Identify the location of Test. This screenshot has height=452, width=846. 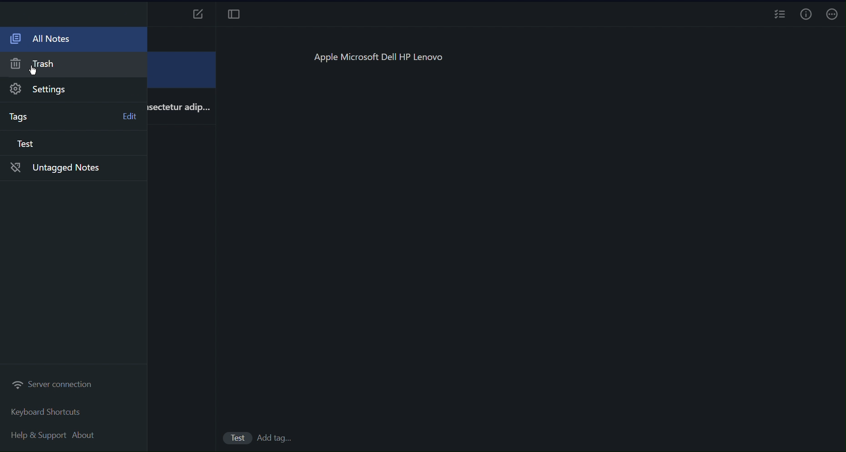
(233, 437).